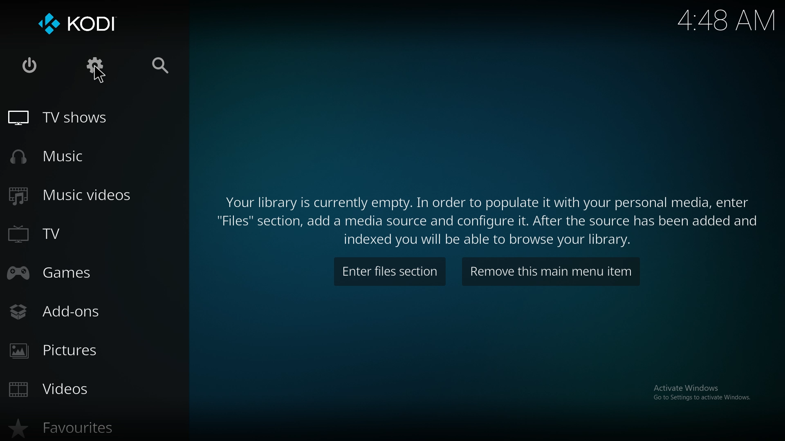  Describe the element at coordinates (68, 350) in the screenshot. I see `pictures` at that location.